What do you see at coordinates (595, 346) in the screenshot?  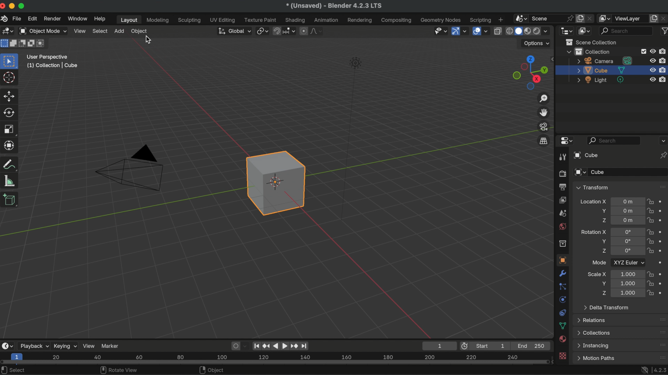 I see `instancing` at bounding box center [595, 346].